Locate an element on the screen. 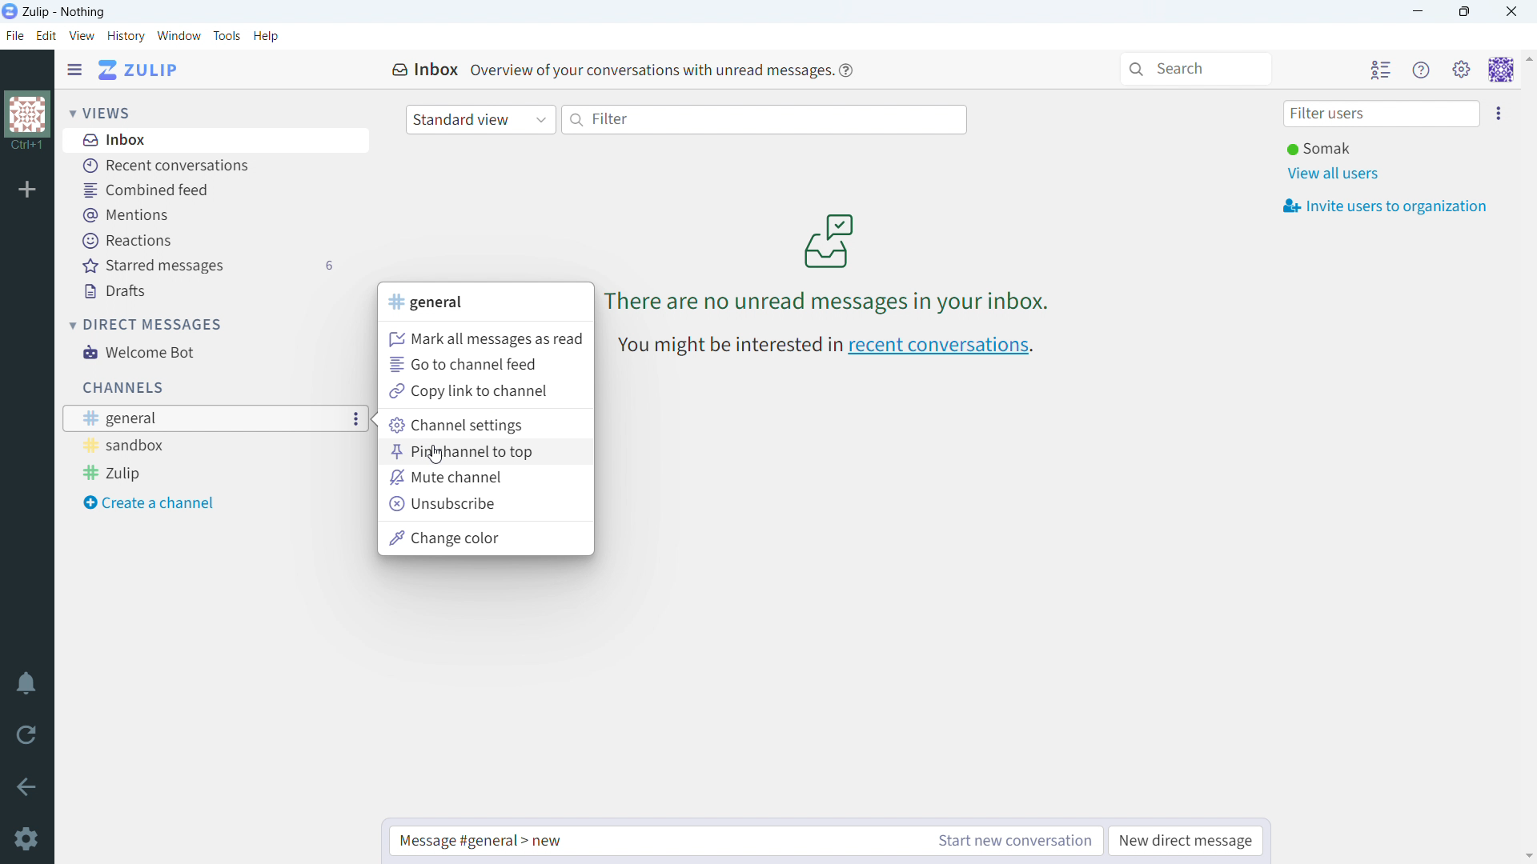 This screenshot has width=1537, height=864. add organization is located at coordinates (26, 188).